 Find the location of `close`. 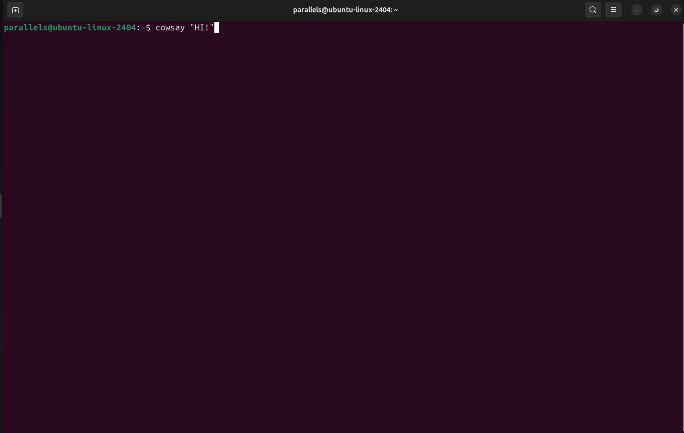

close is located at coordinates (677, 9).